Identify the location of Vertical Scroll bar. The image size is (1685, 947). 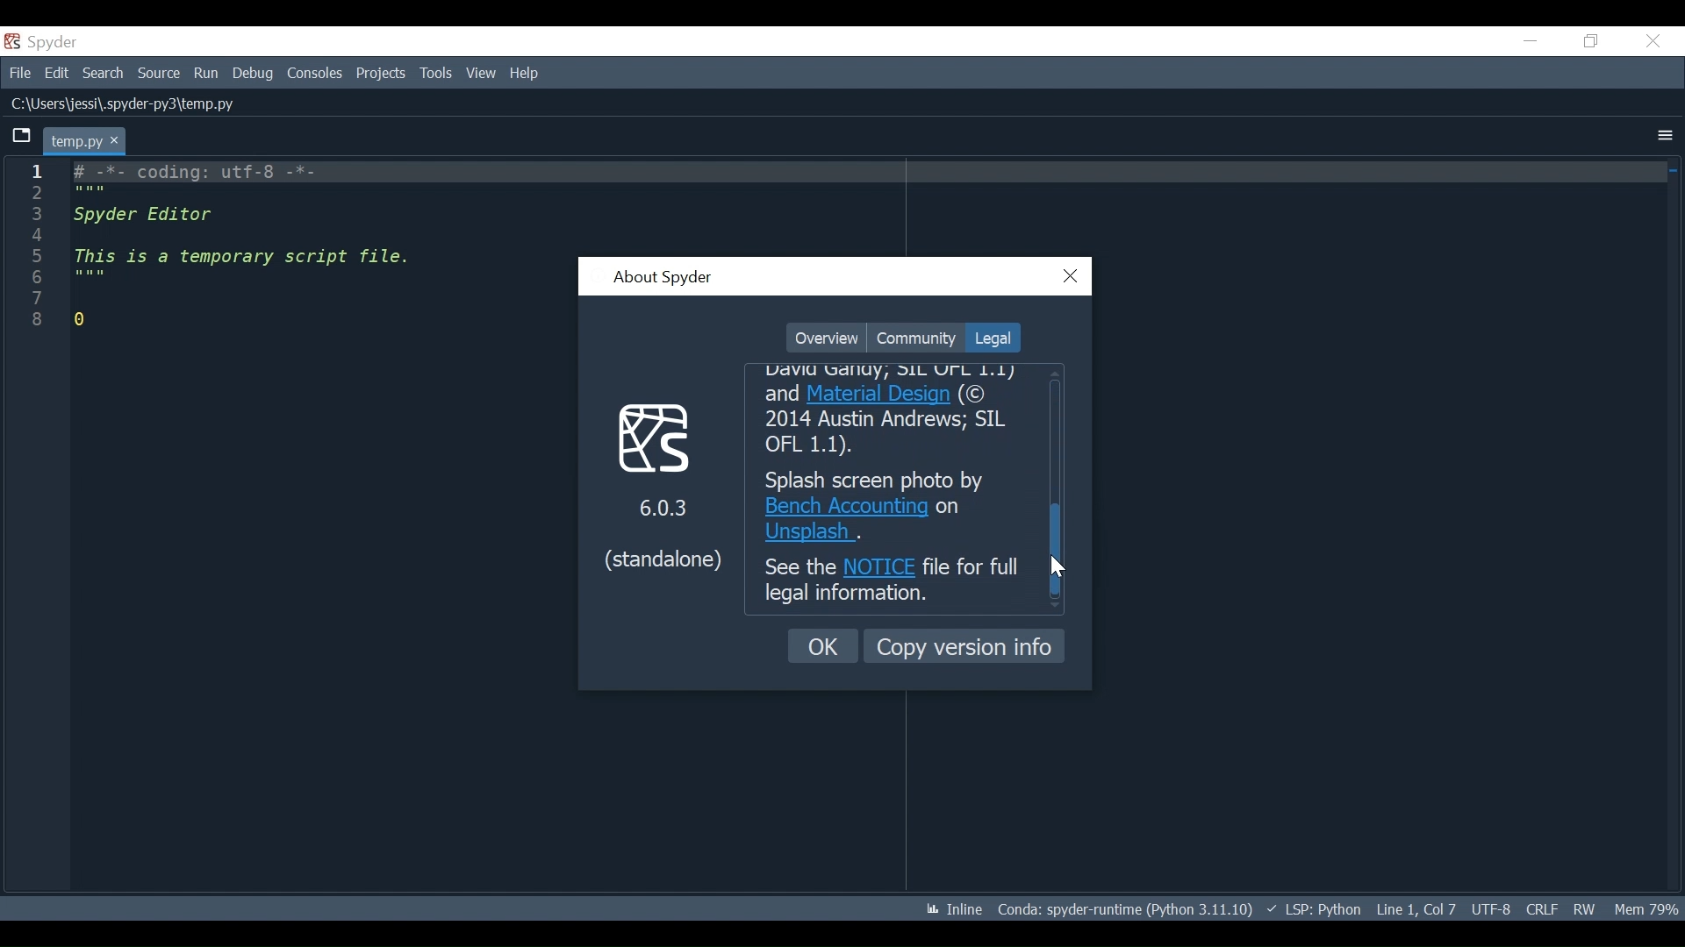
(1059, 550).